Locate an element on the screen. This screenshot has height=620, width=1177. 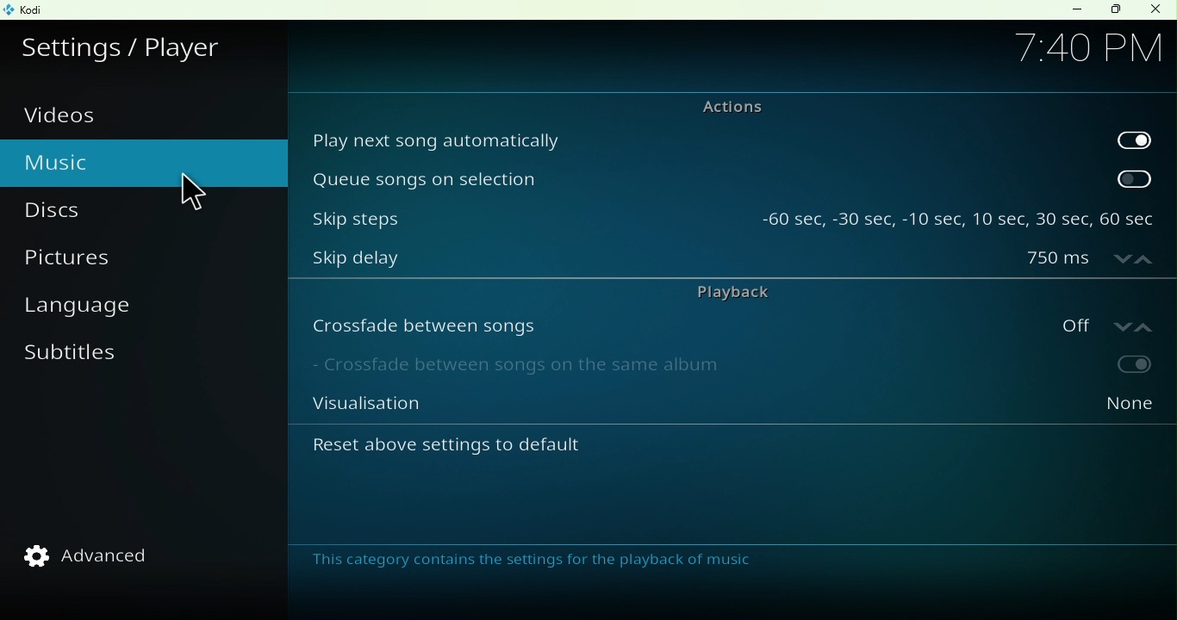
Playback is located at coordinates (729, 290).